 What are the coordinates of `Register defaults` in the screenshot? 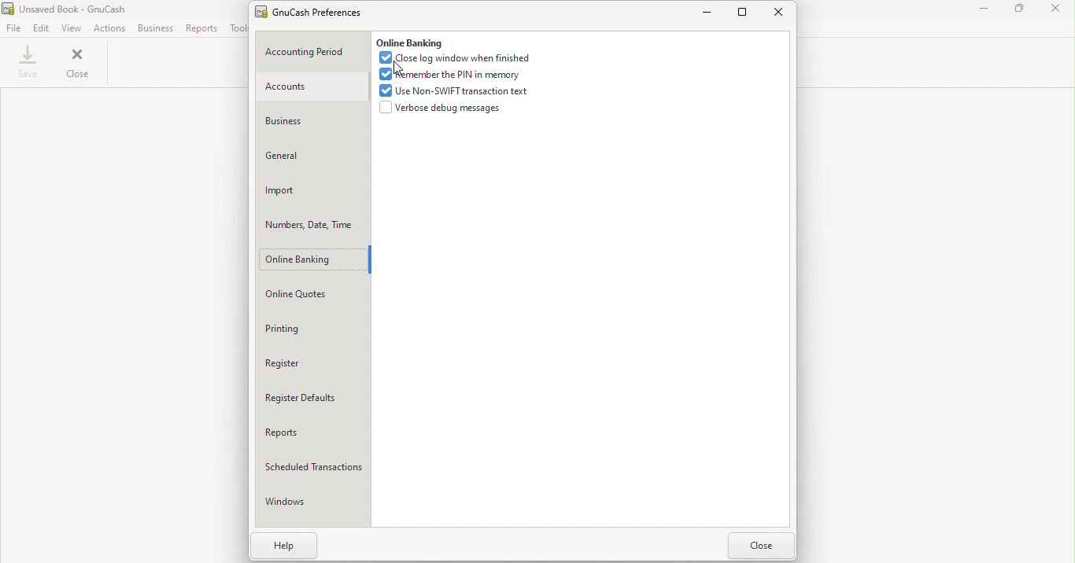 It's located at (314, 399).